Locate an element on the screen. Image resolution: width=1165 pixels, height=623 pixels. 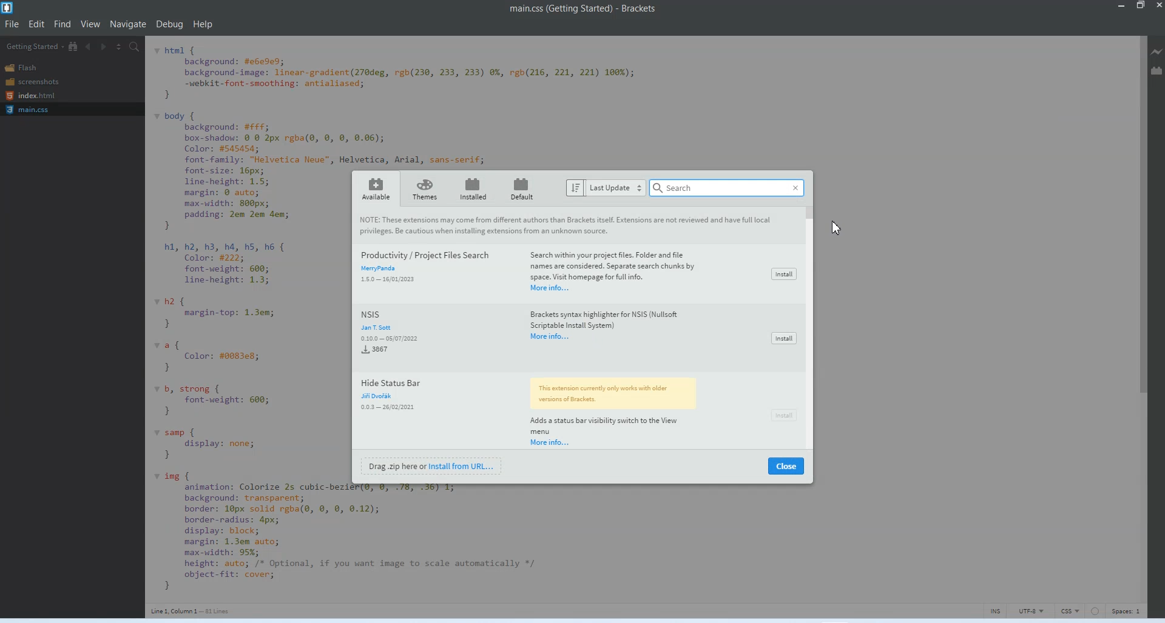
Default is located at coordinates (524, 188).